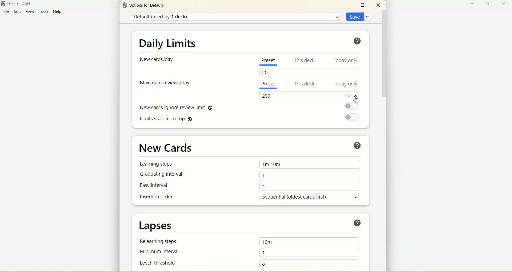 This screenshot has width=512, height=272. Describe the element at coordinates (472, 3) in the screenshot. I see `minimize` at that location.